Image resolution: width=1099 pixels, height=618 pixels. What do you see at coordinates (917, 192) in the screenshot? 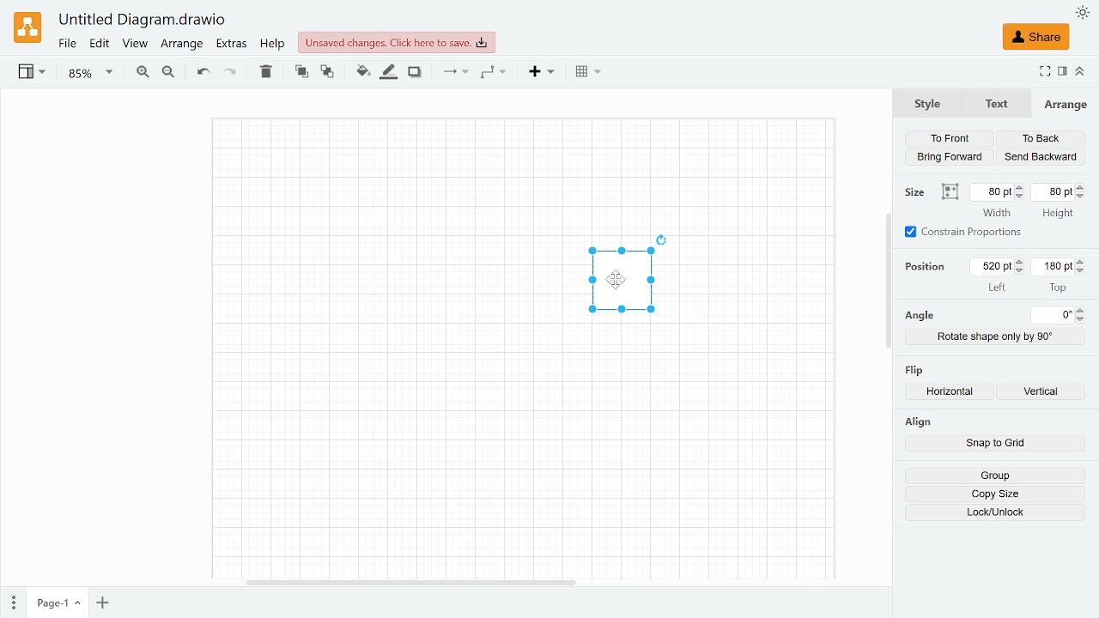
I see `size` at bounding box center [917, 192].